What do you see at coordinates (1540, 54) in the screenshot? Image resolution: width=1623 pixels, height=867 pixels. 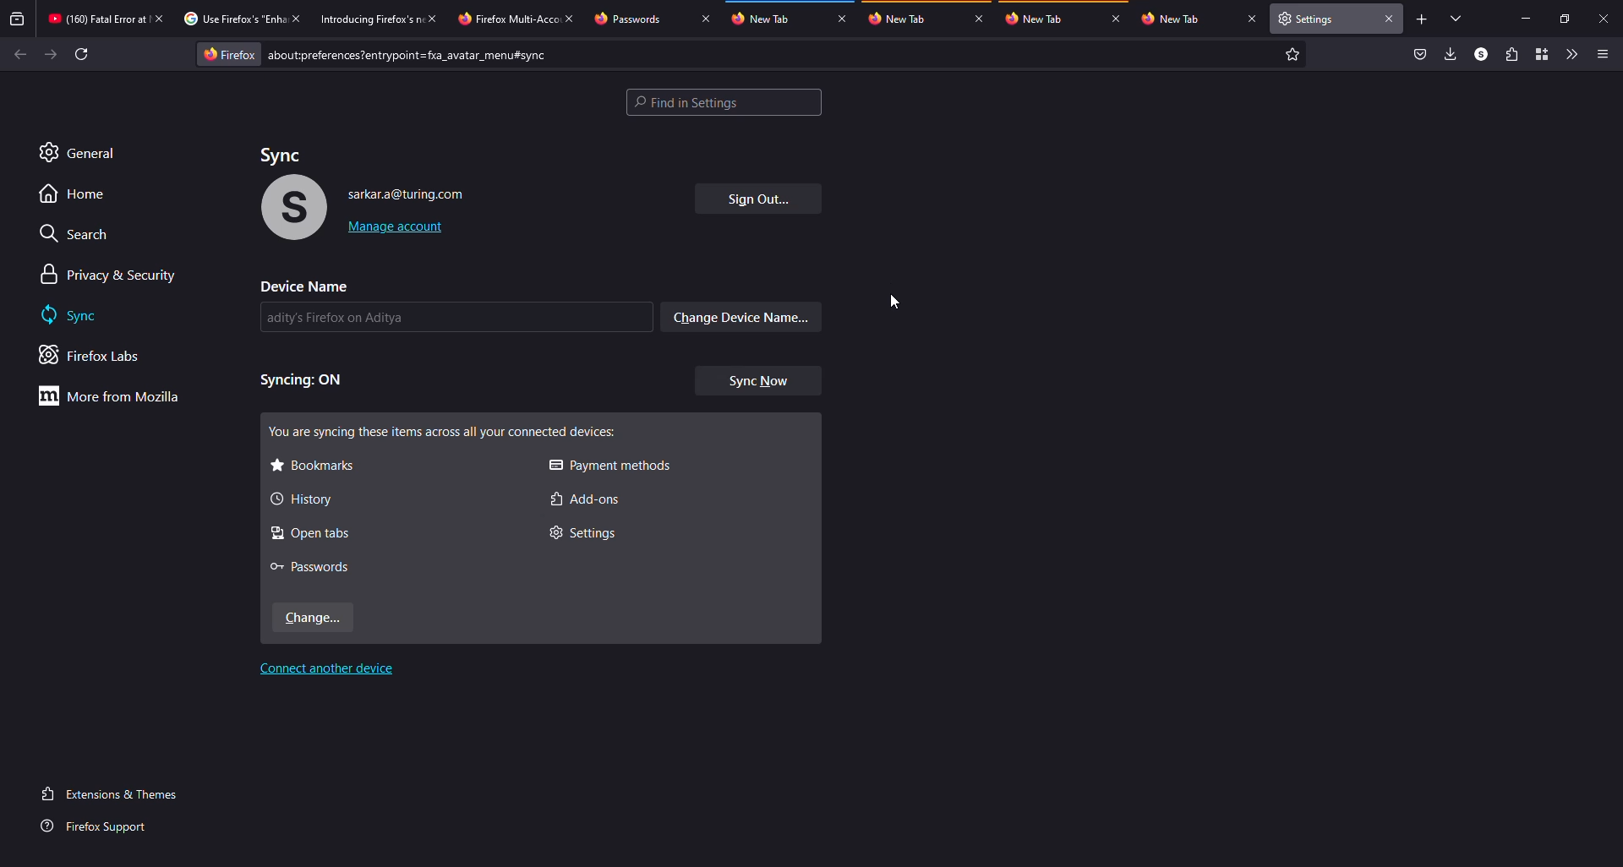 I see `container` at bounding box center [1540, 54].